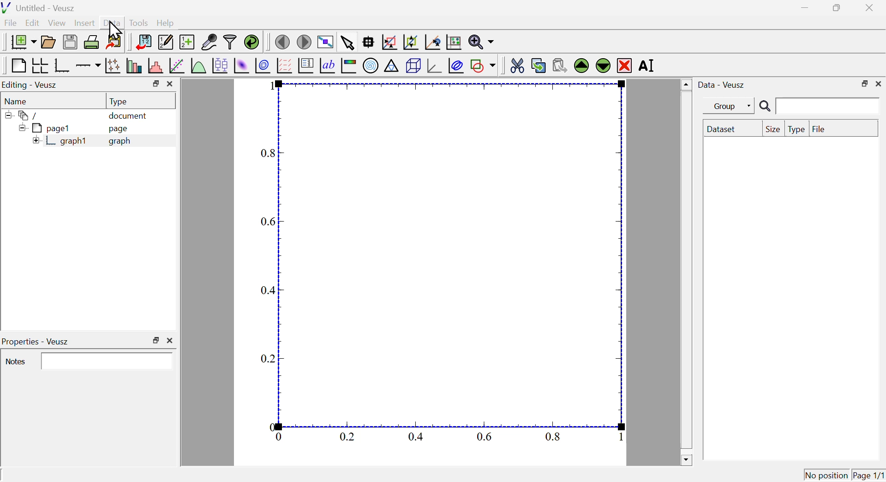 The image size is (886, 482). I want to click on cursor, so click(114, 30).